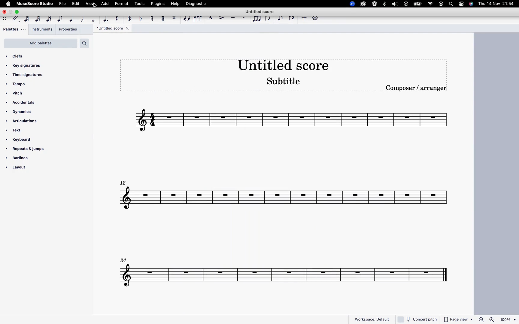 The image size is (519, 324). I want to click on double toggle flat, so click(128, 19).